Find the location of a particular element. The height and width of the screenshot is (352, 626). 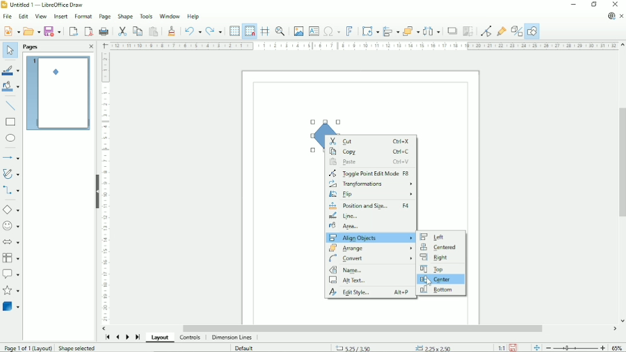

Update available is located at coordinates (611, 16).